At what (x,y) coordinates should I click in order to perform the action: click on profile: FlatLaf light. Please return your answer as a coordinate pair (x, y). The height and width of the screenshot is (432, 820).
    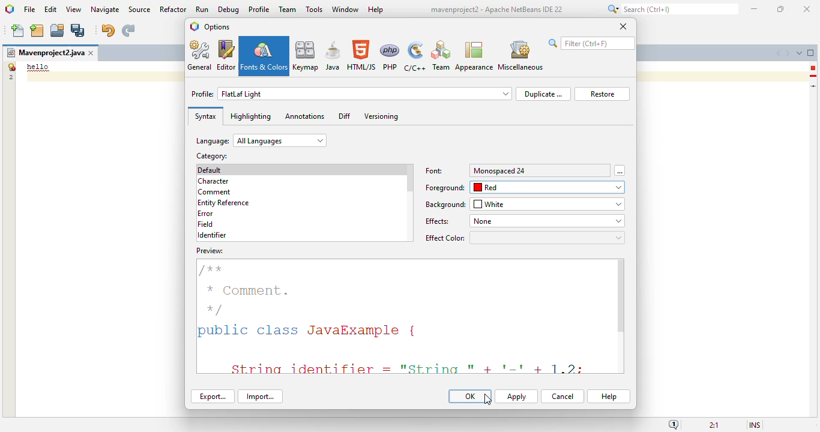
    Looking at the image, I should click on (351, 94).